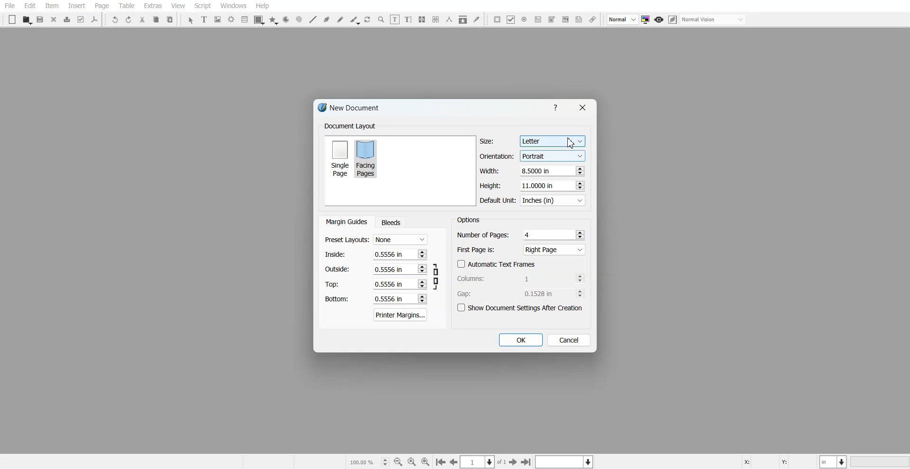 The height and width of the screenshot is (469, 910). Describe the element at coordinates (203, 6) in the screenshot. I see `Script` at that location.